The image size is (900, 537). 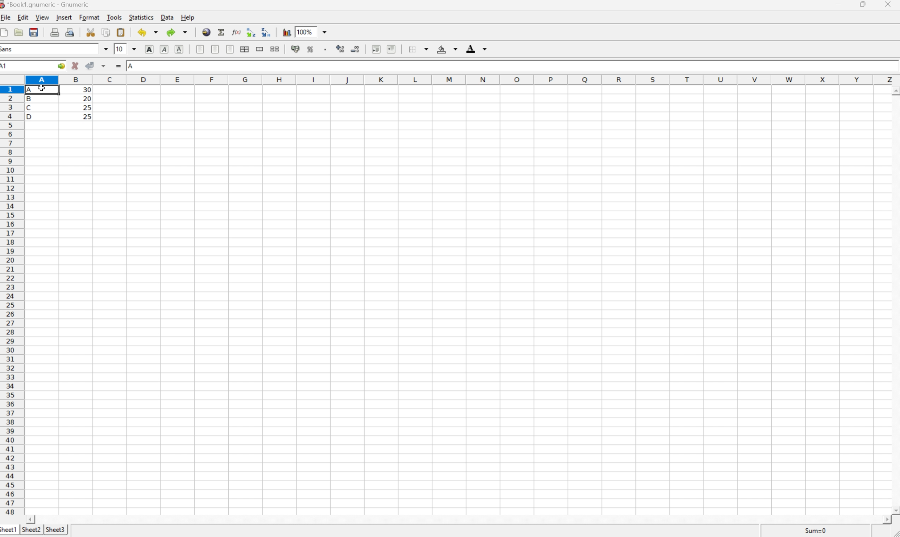 I want to click on Enter formula, so click(x=118, y=65).